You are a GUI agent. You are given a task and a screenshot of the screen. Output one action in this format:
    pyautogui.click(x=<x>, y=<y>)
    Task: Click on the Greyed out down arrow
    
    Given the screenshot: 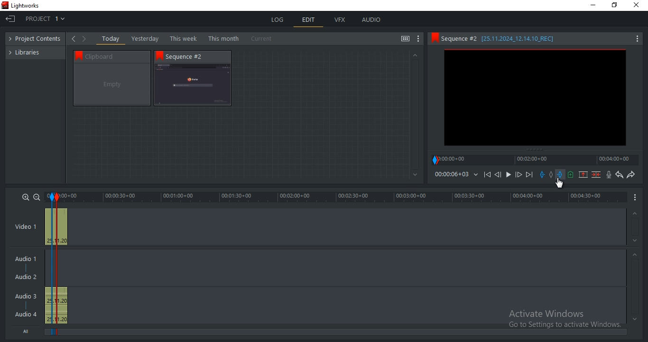 What is the action you would take?
    pyautogui.click(x=416, y=175)
    